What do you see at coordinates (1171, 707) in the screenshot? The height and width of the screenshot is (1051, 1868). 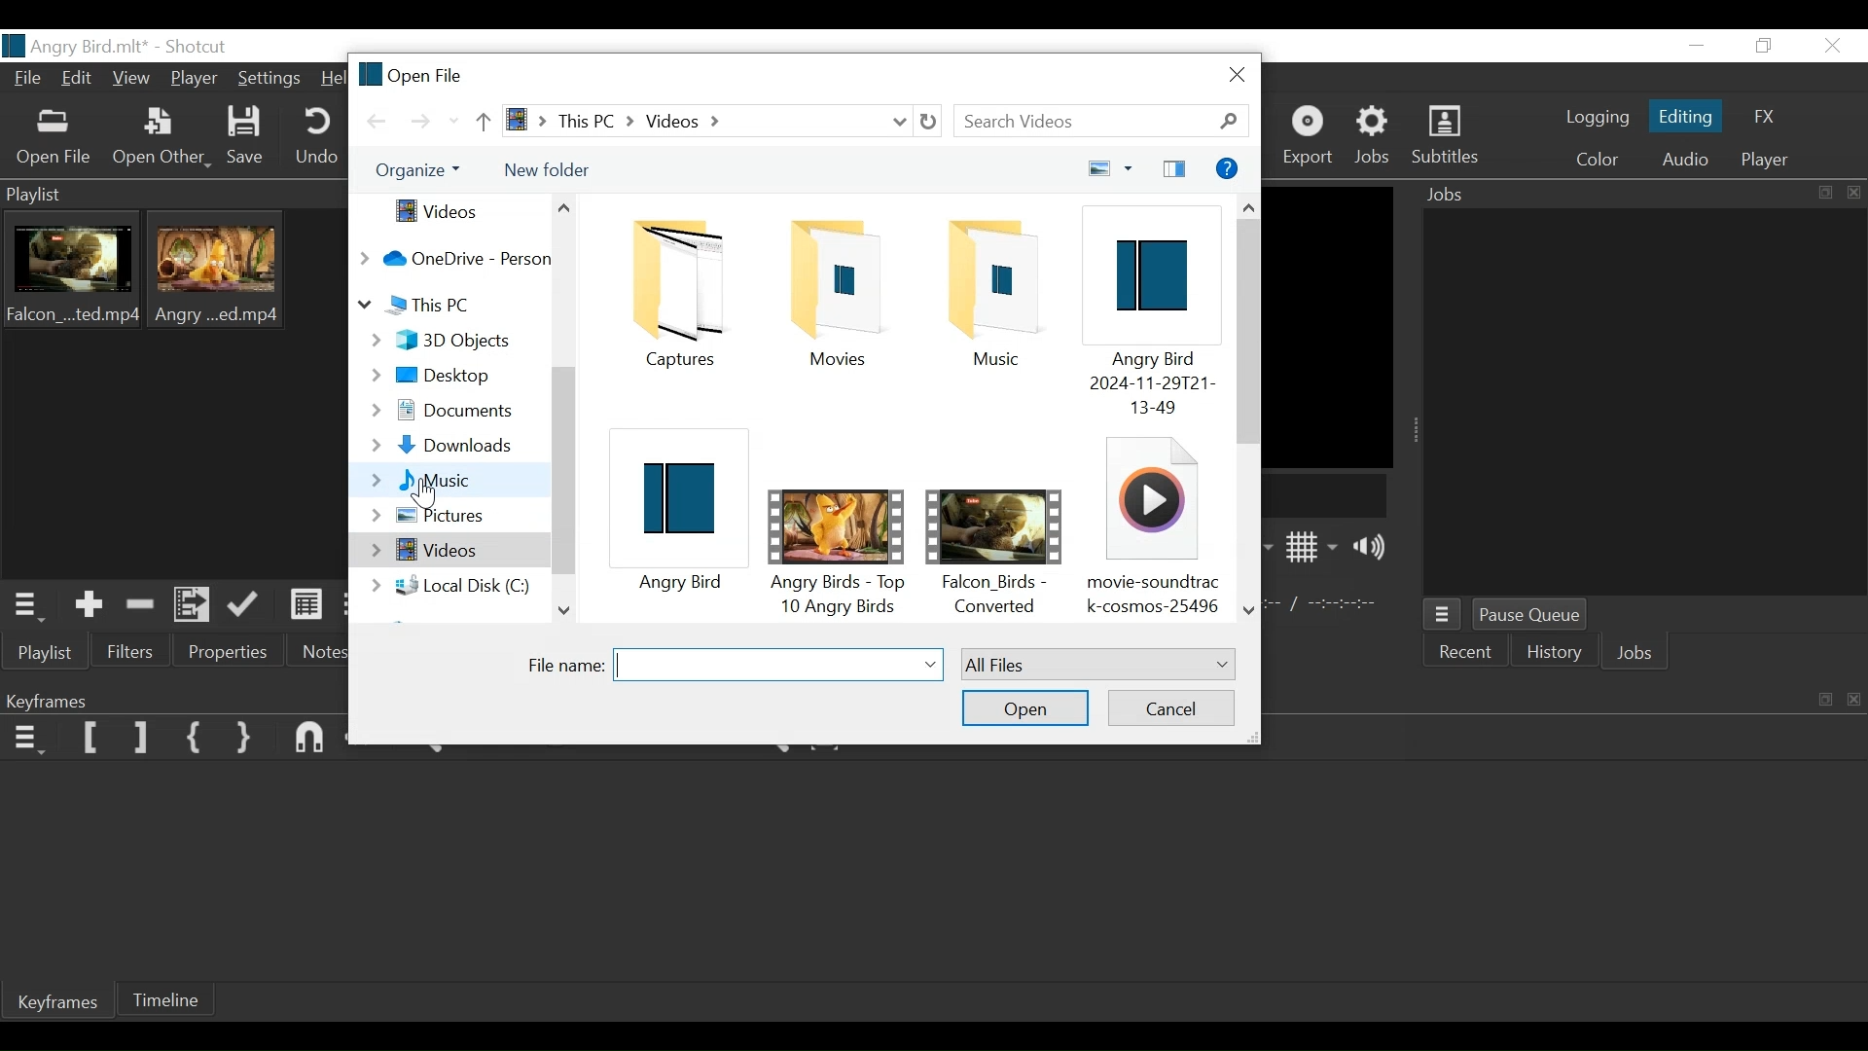 I see `Cancel` at bounding box center [1171, 707].